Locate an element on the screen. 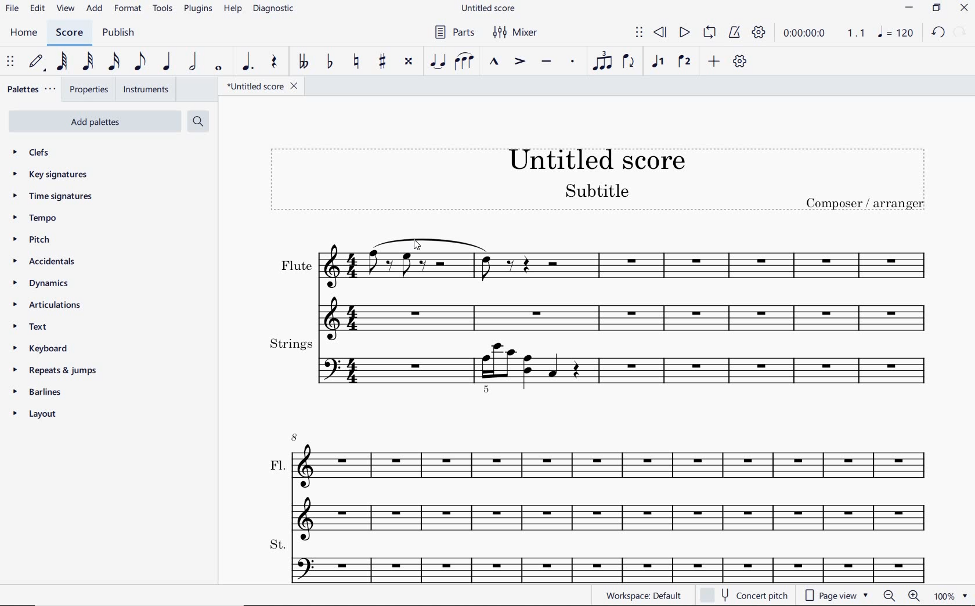 Image resolution: width=975 pixels, height=606 pixels. view is located at coordinates (65, 9).